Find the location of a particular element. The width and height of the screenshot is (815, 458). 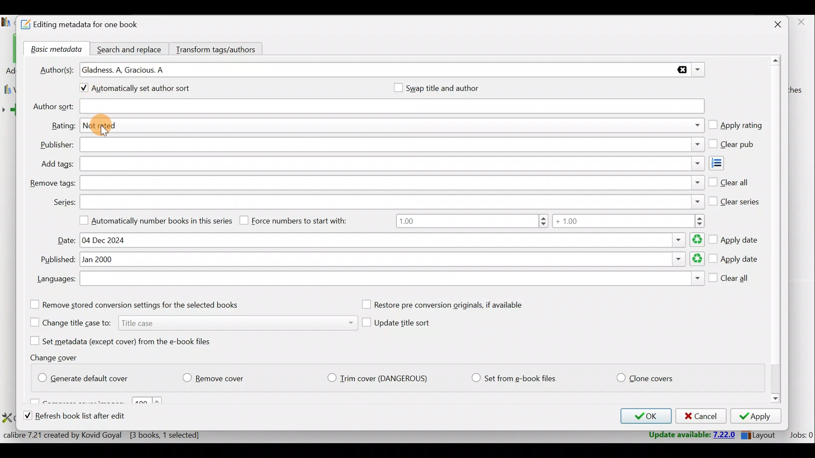

Search and replace is located at coordinates (130, 48).